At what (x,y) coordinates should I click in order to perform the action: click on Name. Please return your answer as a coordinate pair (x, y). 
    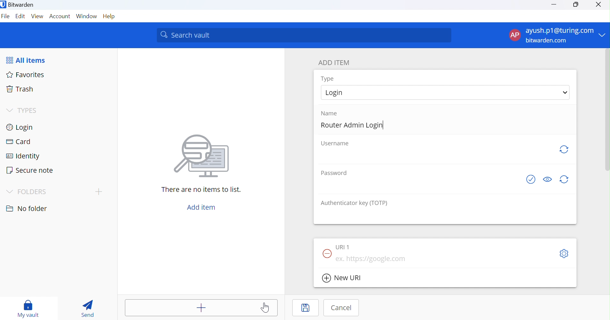
    Looking at the image, I should click on (333, 113).